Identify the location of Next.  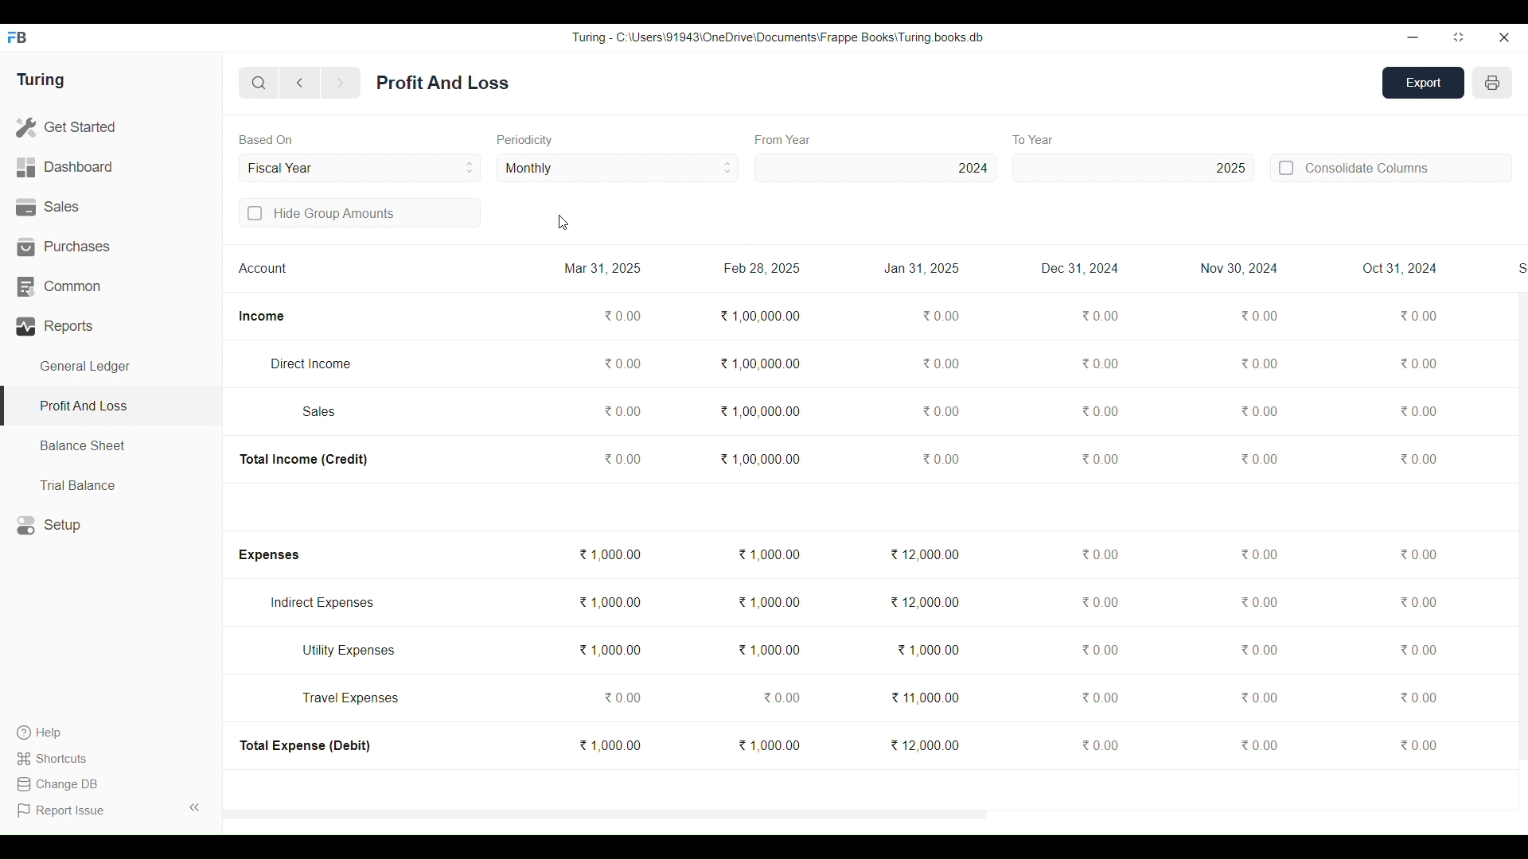
(341, 84).